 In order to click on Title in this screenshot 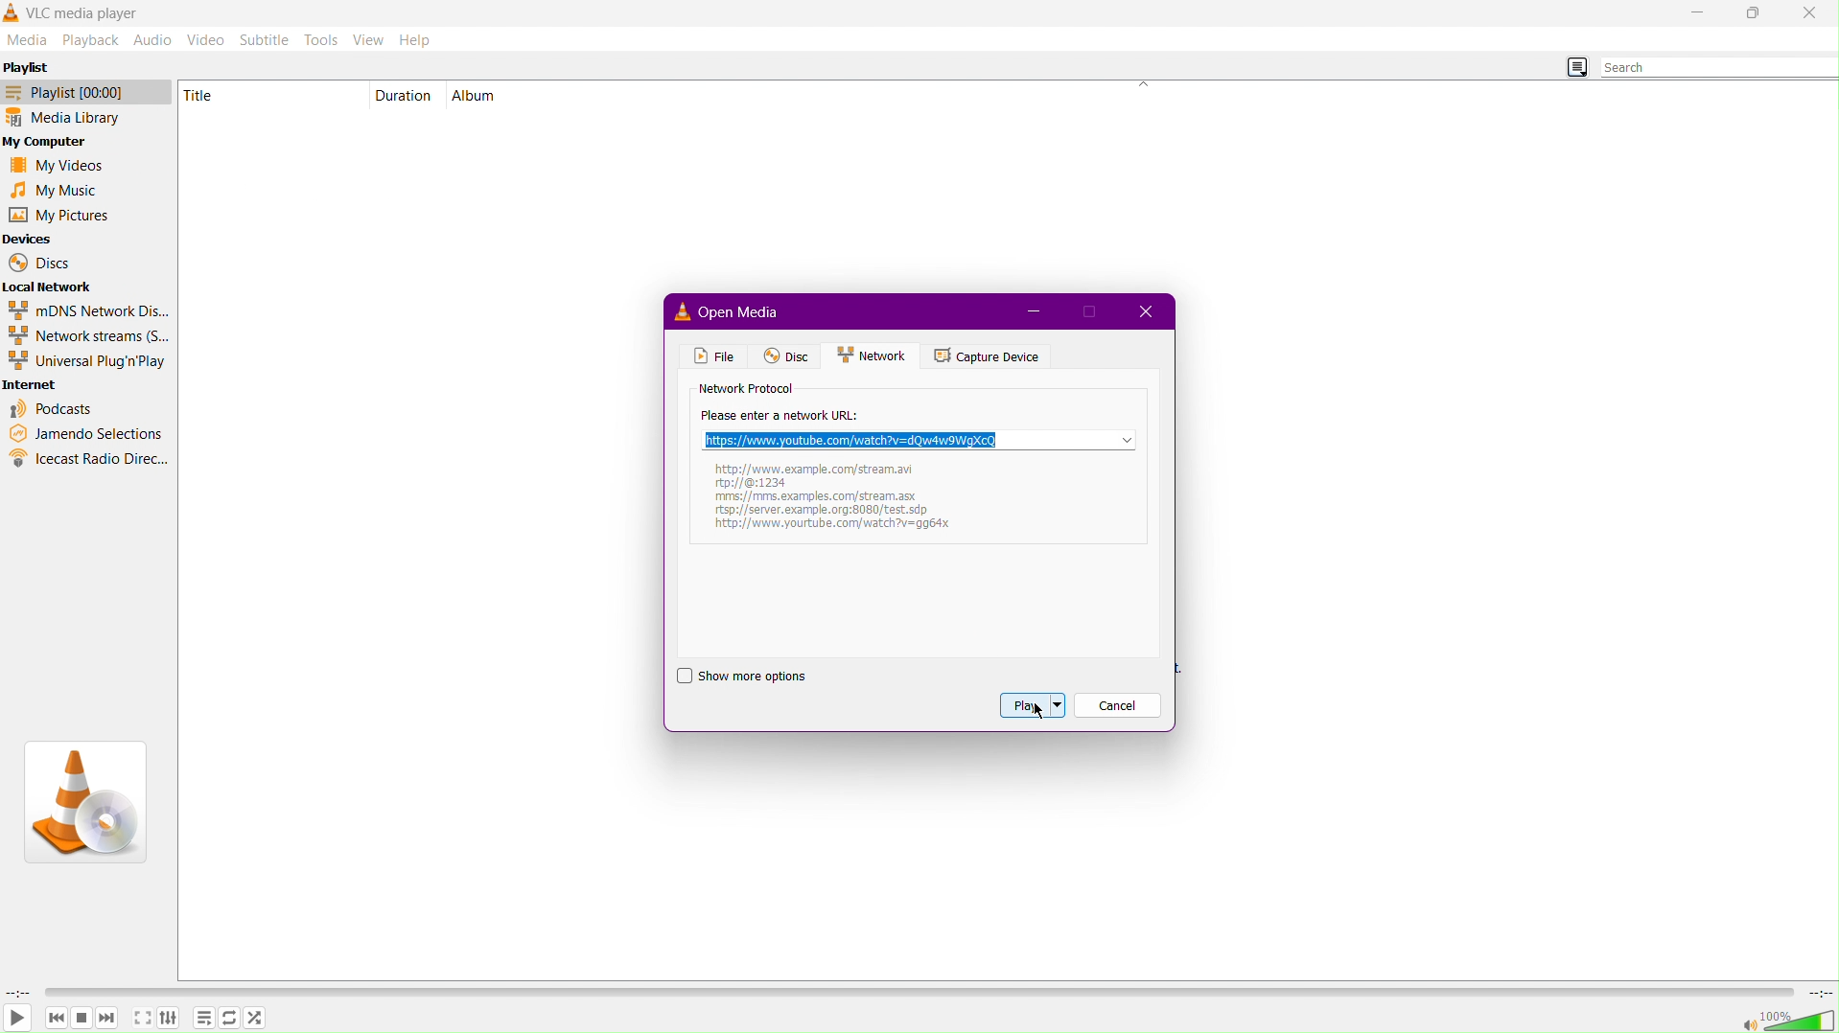, I will do `click(210, 95)`.